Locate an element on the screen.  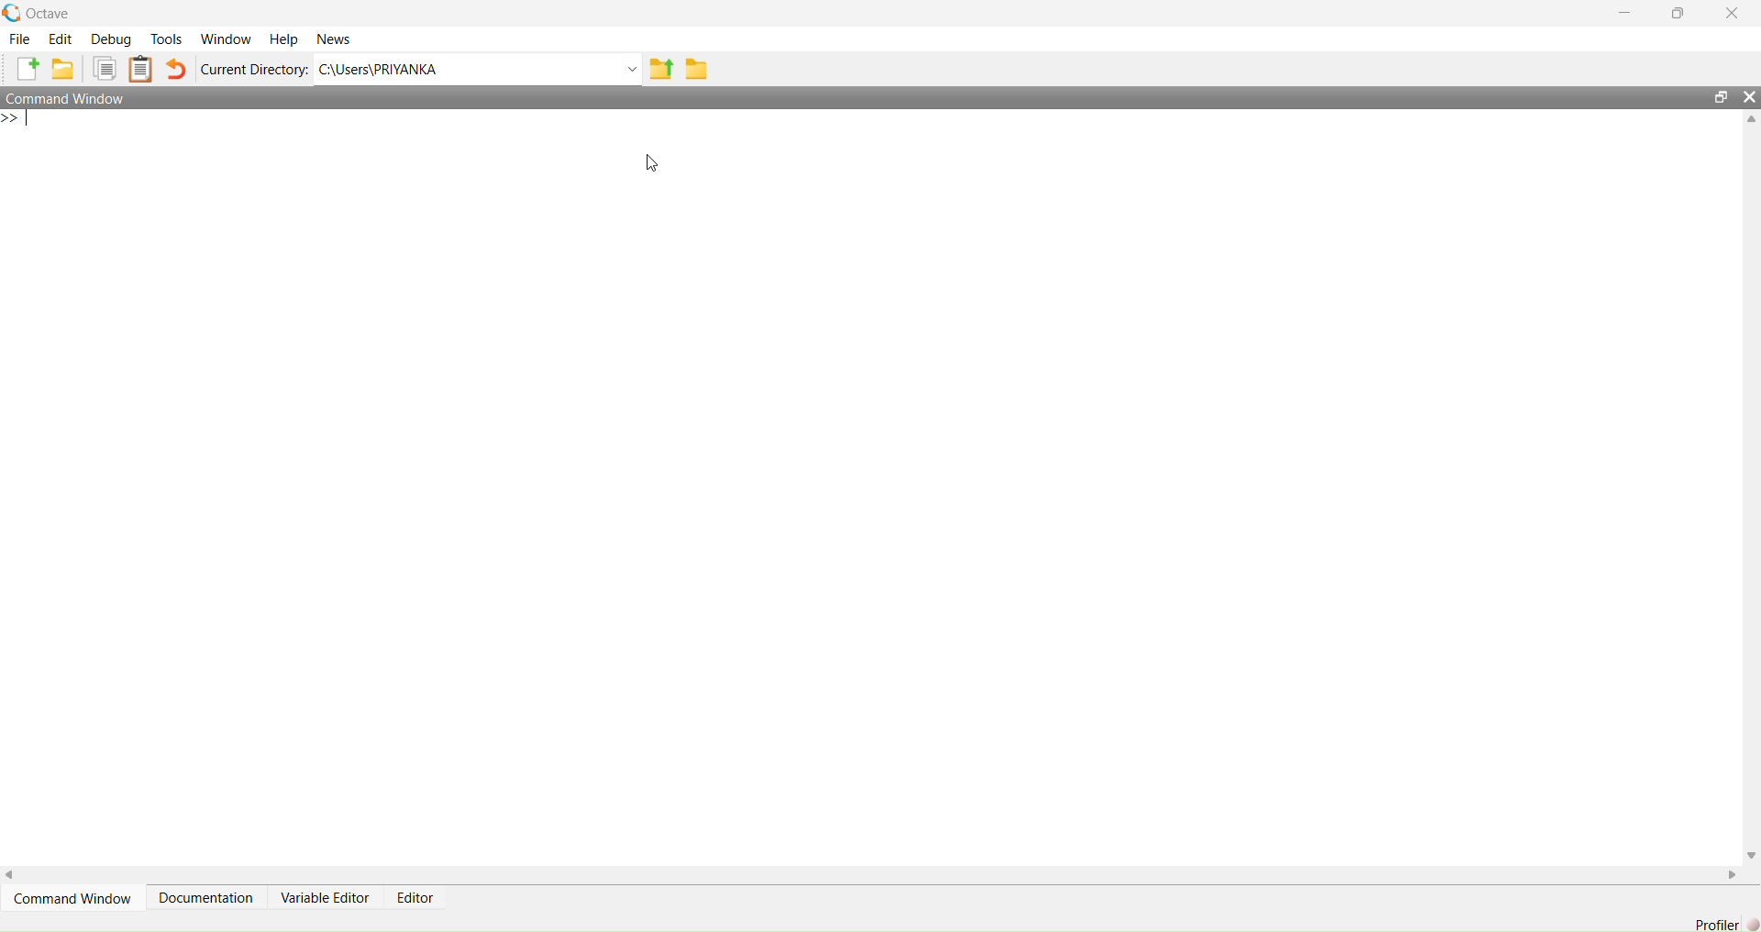
Copy is located at coordinates (103, 69).